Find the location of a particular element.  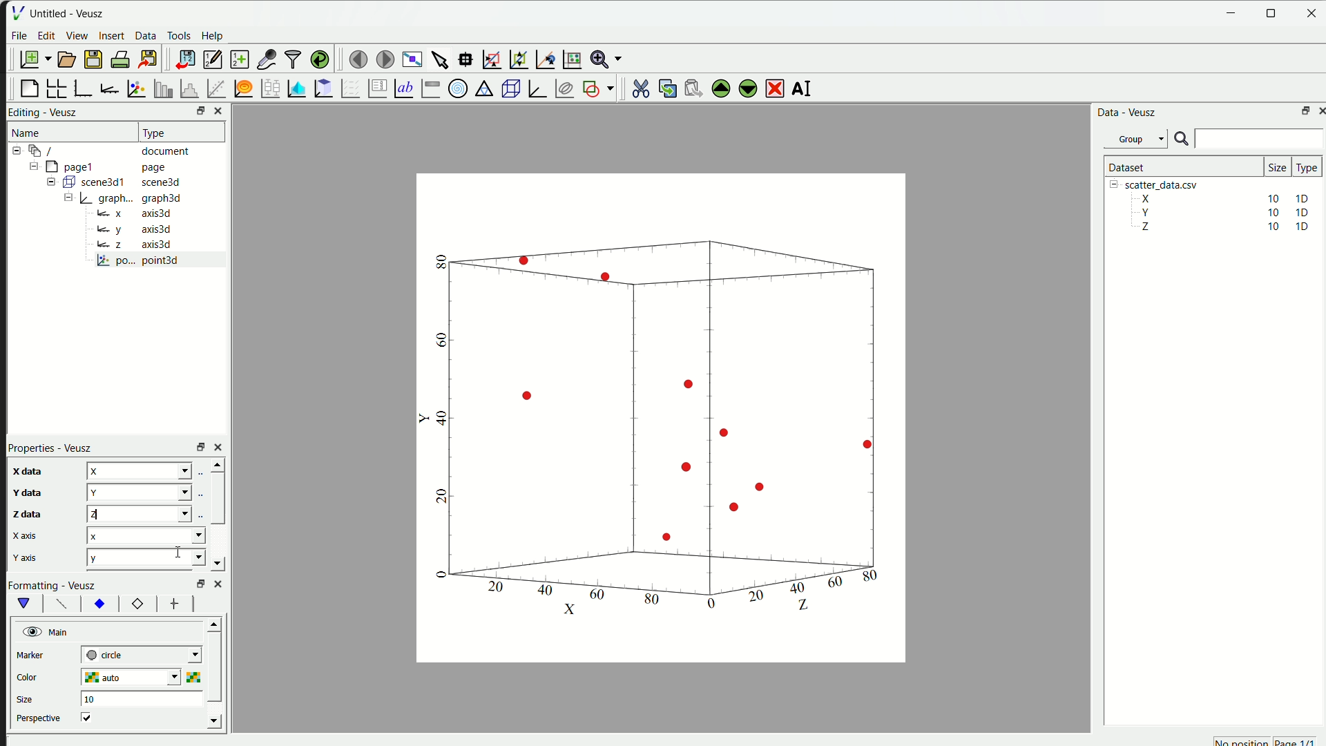

Untitled - Veusz is located at coordinates (70, 12).